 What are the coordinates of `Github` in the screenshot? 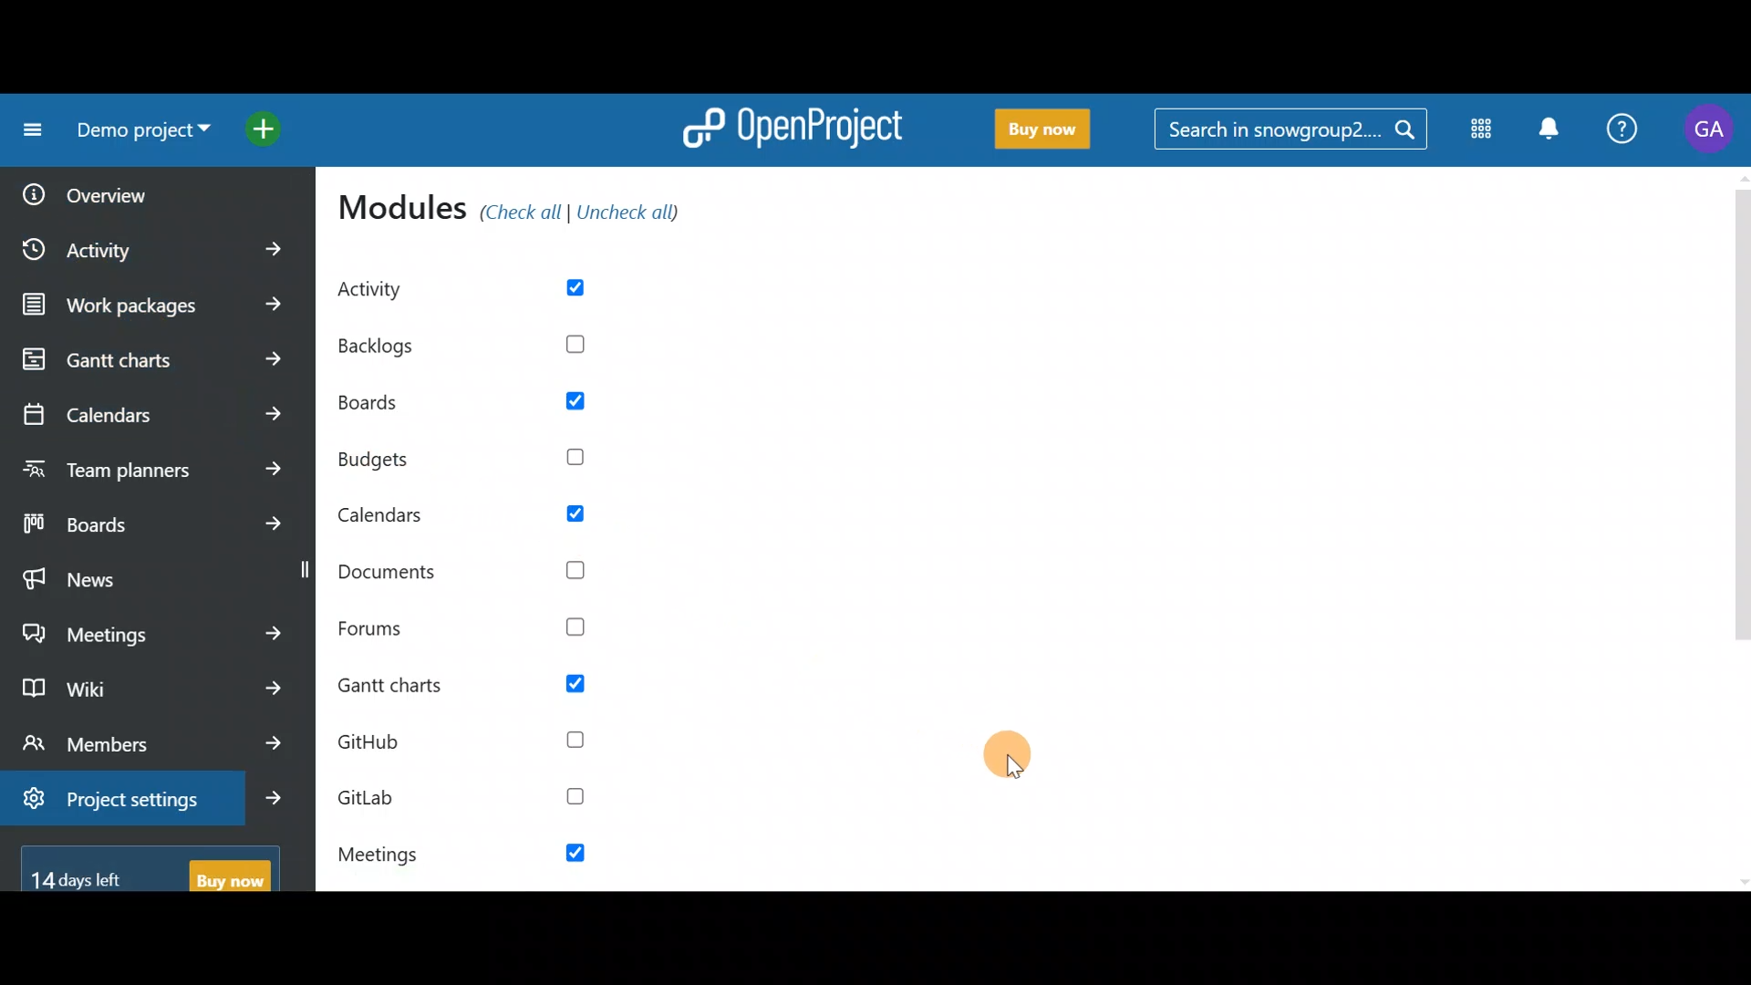 It's located at (460, 750).